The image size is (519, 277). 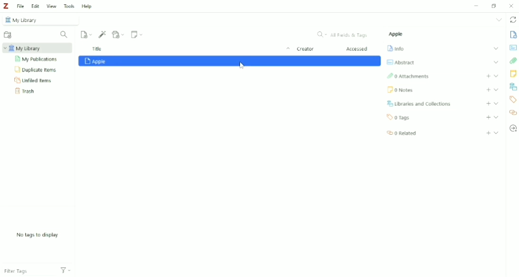 I want to click on Logo, so click(x=7, y=6).